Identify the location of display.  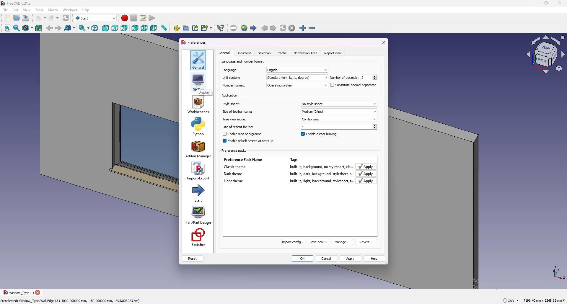
(198, 81).